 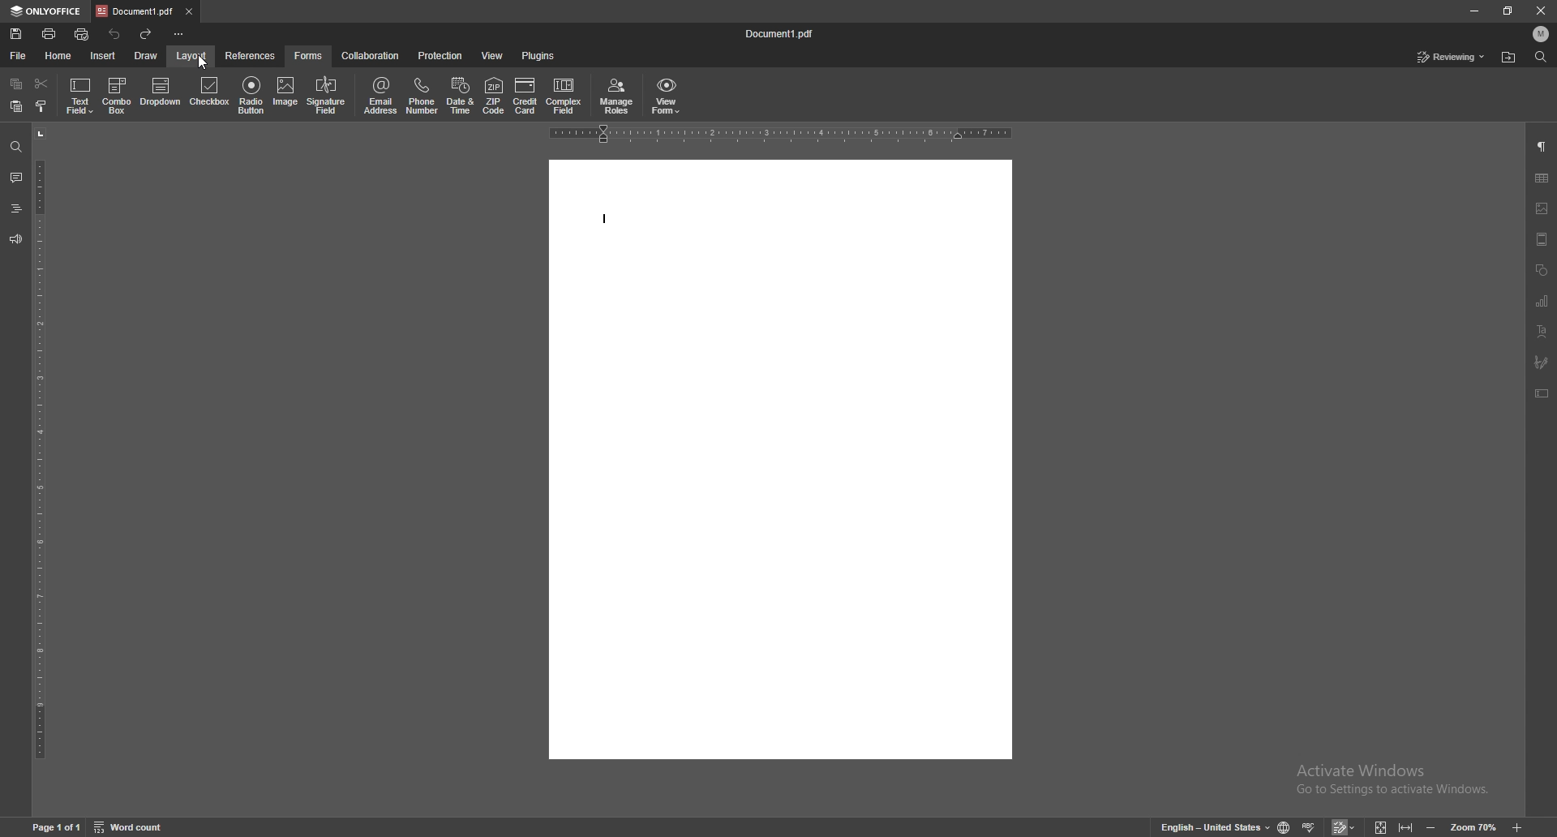 What do you see at coordinates (58, 827) in the screenshot?
I see `page` at bounding box center [58, 827].